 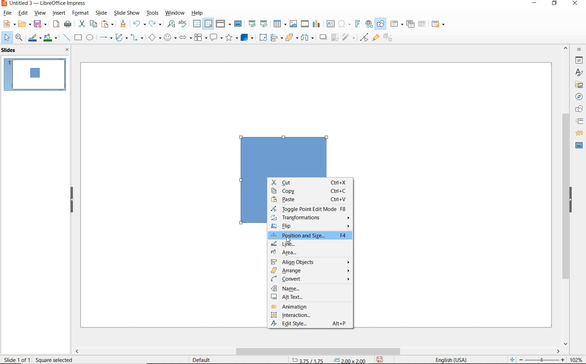 What do you see at coordinates (335, 38) in the screenshot?
I see `crop image` at bounding box center [335, 38].